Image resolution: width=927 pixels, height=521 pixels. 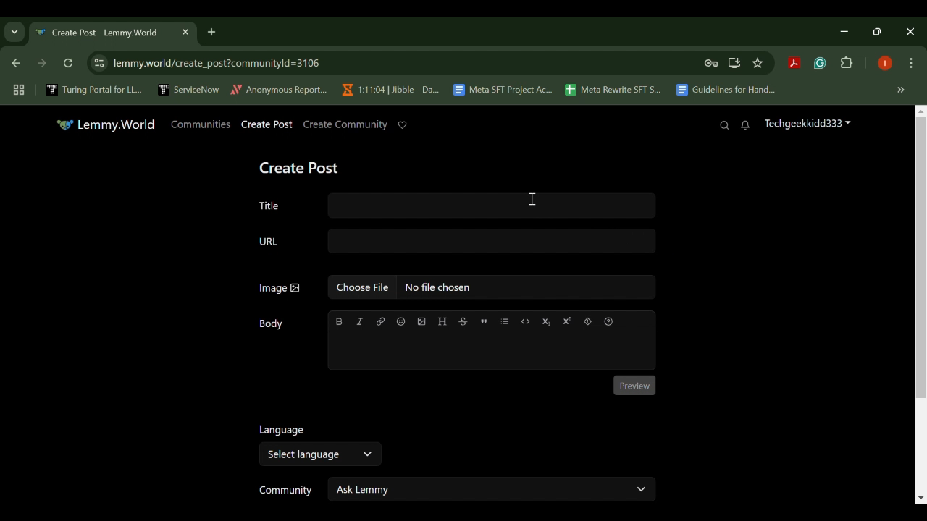 I want to click on strikethrough, so click(x=463, y=321).